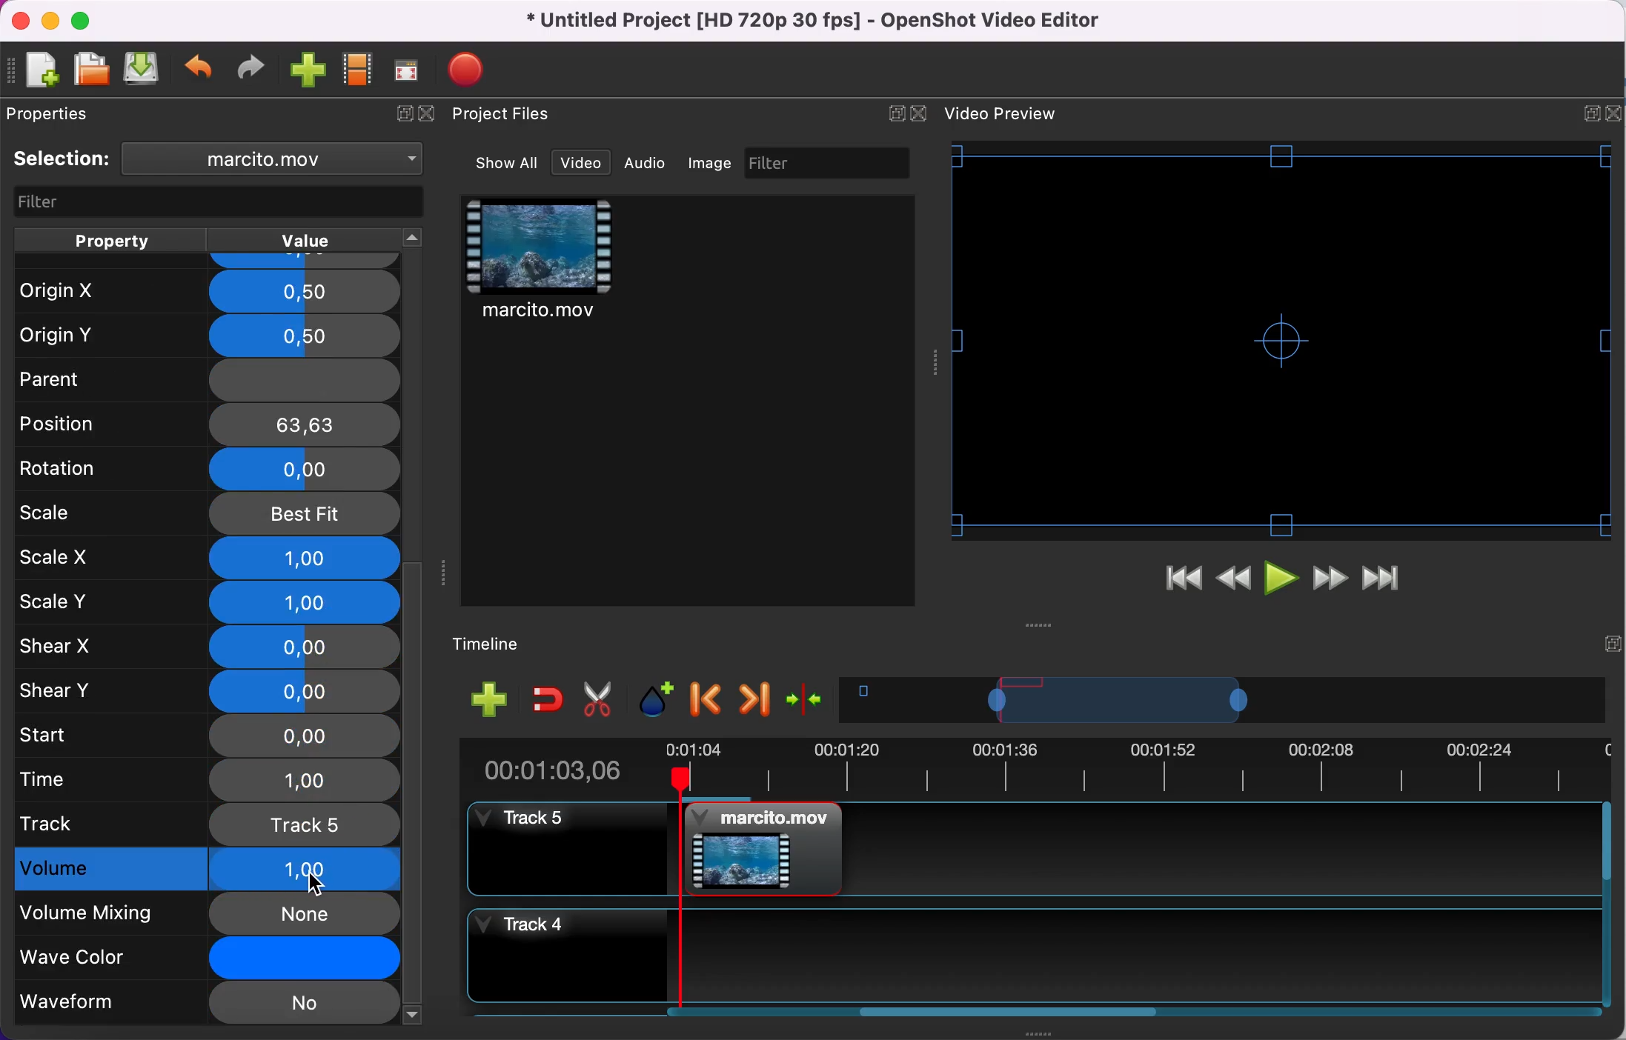 Image resolution: width=1626 pixels, height=1040 pixels. I want to click on Horizontal slide bar, so click(1010, 1011).